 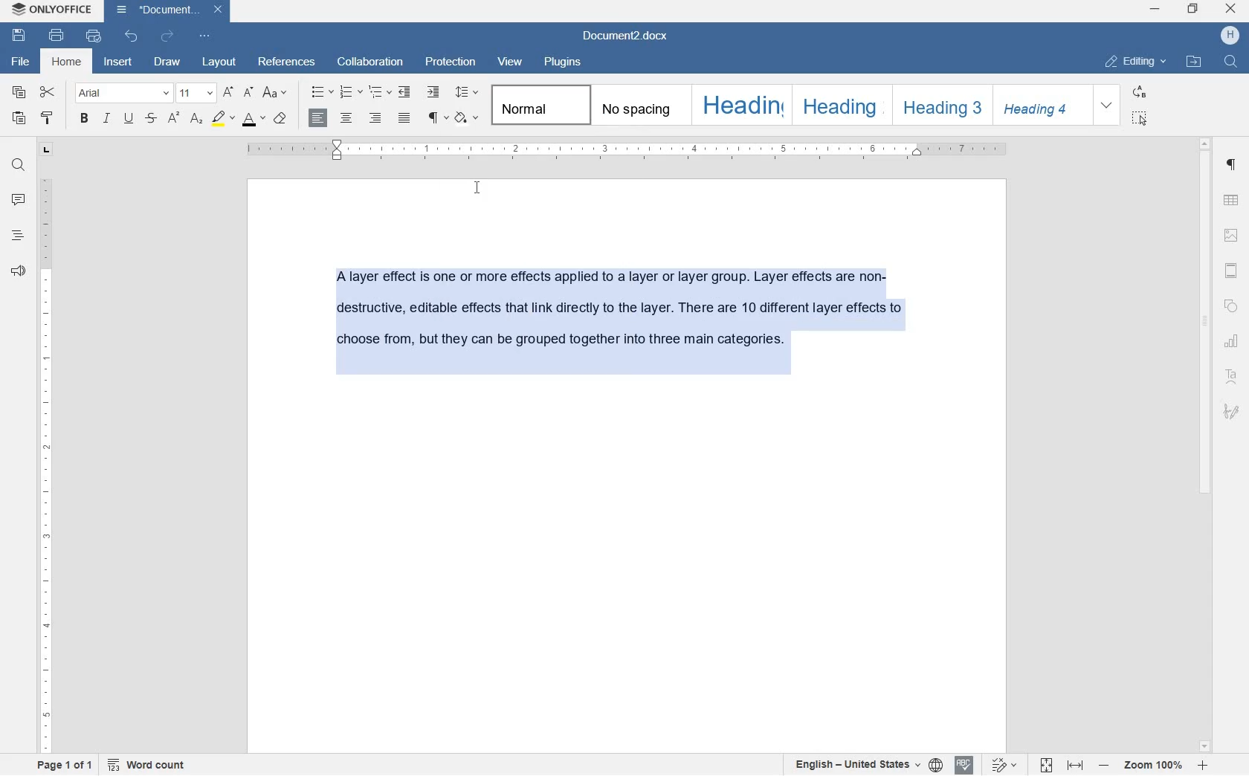 I want to click on comment, so click(x=19, y=199).